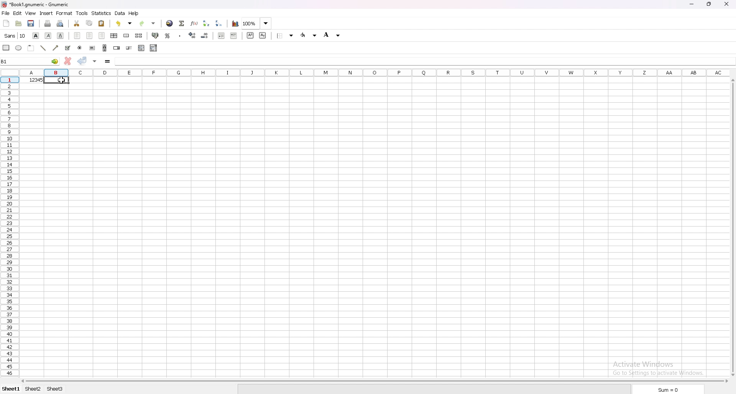 The height and width of the screenshot is (394, 736). What do you see at coordinates (170, 23) in the screenshot?
I see `hyperlink` at bounding box center [170, 23].